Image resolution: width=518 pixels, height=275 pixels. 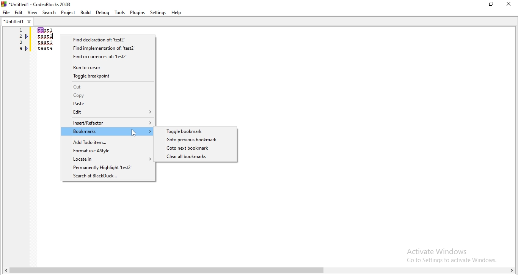 What do you see at coordinates (177, 13) in the screenshot?
I see `help` at bounding box center [177, 13].